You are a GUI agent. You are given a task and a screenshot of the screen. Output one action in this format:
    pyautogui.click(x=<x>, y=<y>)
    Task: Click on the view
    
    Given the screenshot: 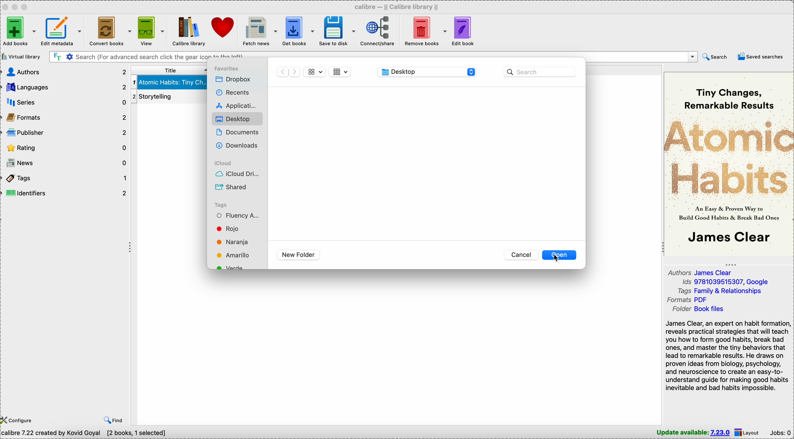 What is the action you would take?
    pyautogui.click(x=150, y=30)
    